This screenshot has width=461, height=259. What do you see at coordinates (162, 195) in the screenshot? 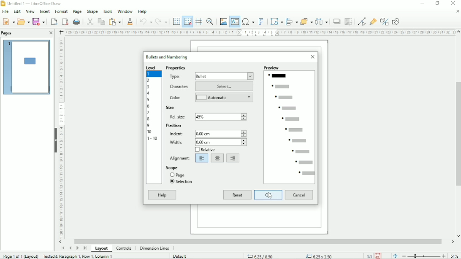
I see `Help` at bounding box center [162, 195].